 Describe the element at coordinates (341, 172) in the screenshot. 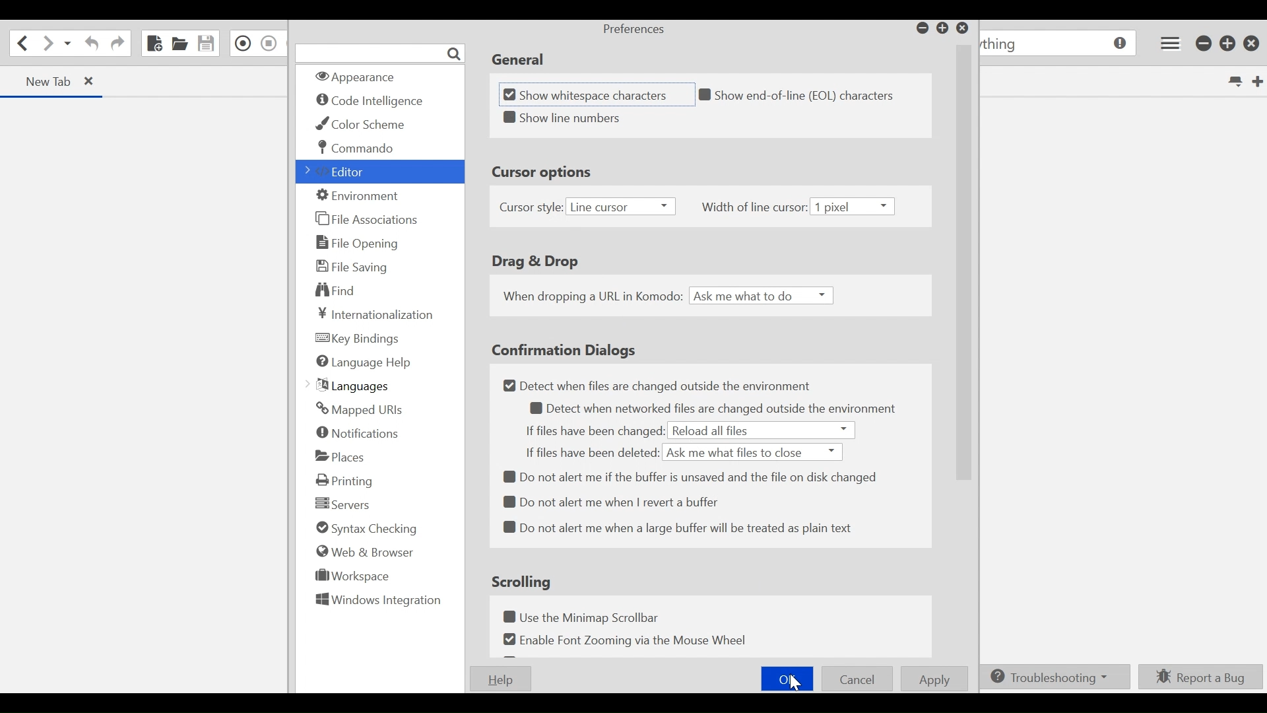

I see `Editor` at that location.